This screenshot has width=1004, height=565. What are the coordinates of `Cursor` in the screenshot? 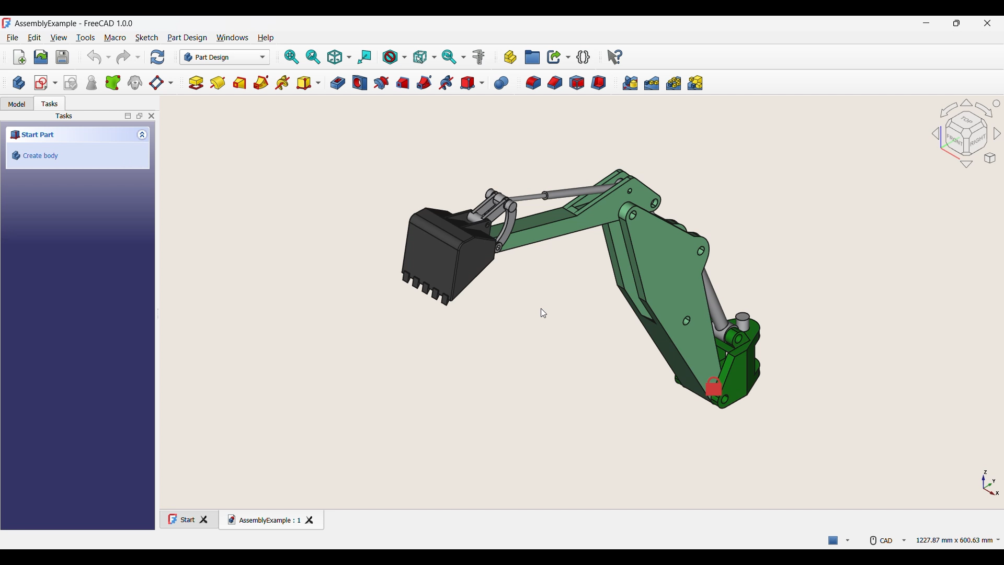 It's located at (544, 313).